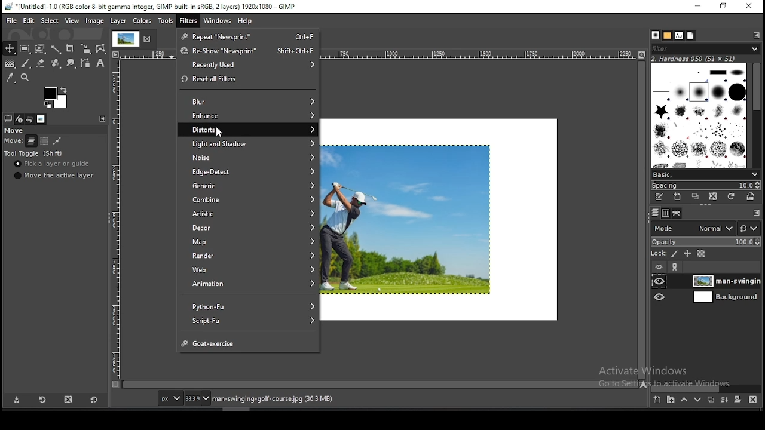  Describe the element at coordinates (249, 186) in the screenshot. I see `generic` at that location.